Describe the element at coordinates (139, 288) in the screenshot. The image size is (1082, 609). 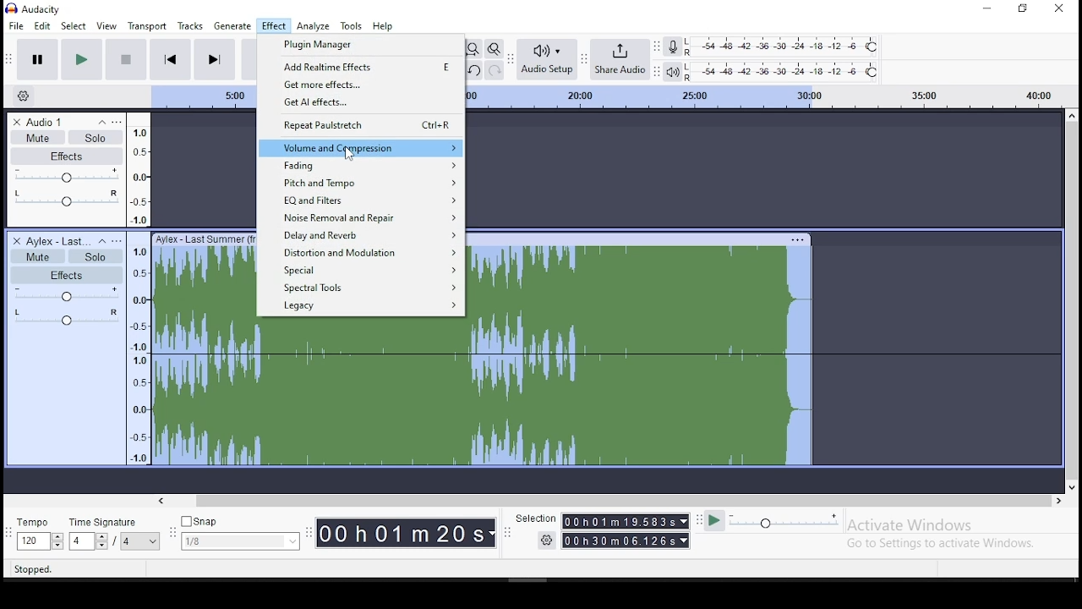
I see `scale` at that location.